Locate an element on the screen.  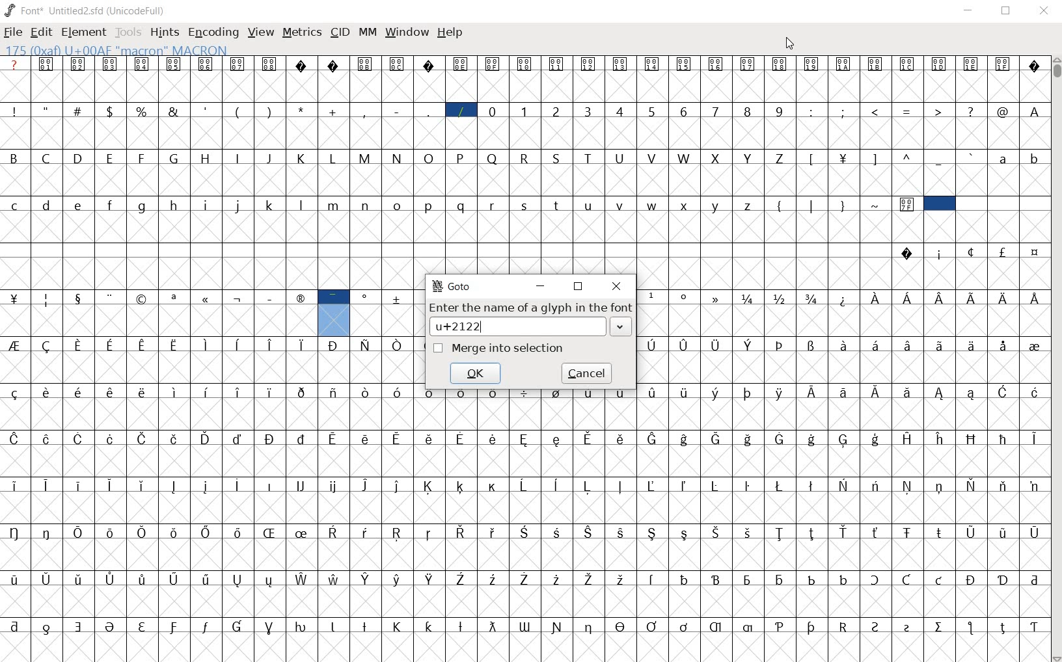
HINTS is located at coordinates (163, 32).